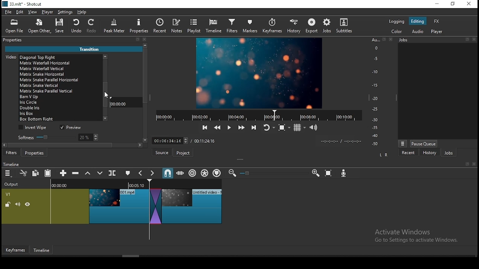 This screenshot has height=269, width=479. What do you see at coordinates (36, 153) in the screenshot?
I see `properties` at bounding box center [36, 153].